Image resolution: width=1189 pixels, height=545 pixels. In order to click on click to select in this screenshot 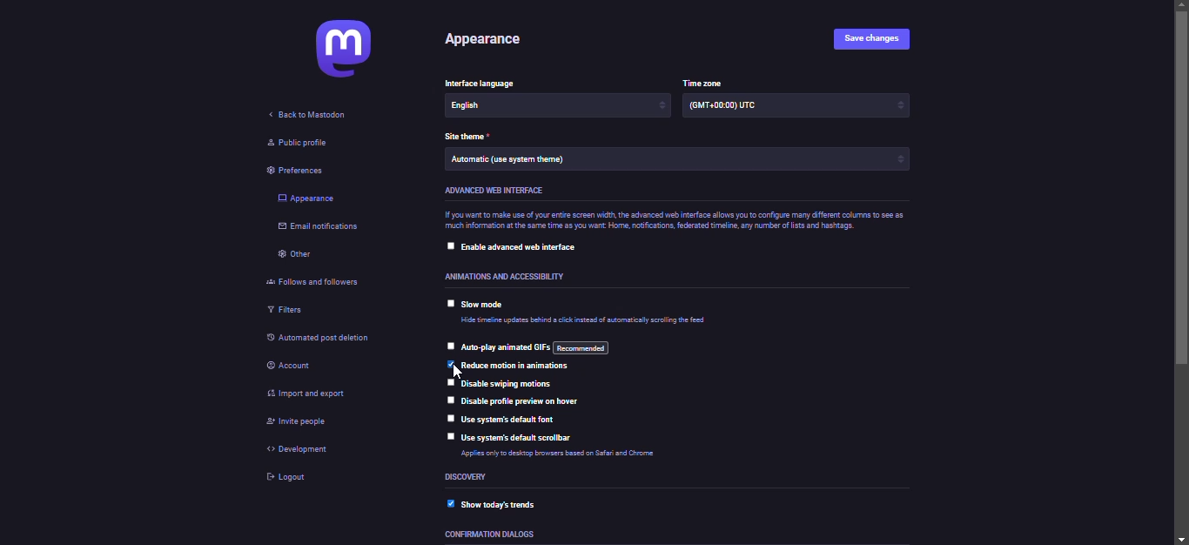, I will do `click(449, 246)`.